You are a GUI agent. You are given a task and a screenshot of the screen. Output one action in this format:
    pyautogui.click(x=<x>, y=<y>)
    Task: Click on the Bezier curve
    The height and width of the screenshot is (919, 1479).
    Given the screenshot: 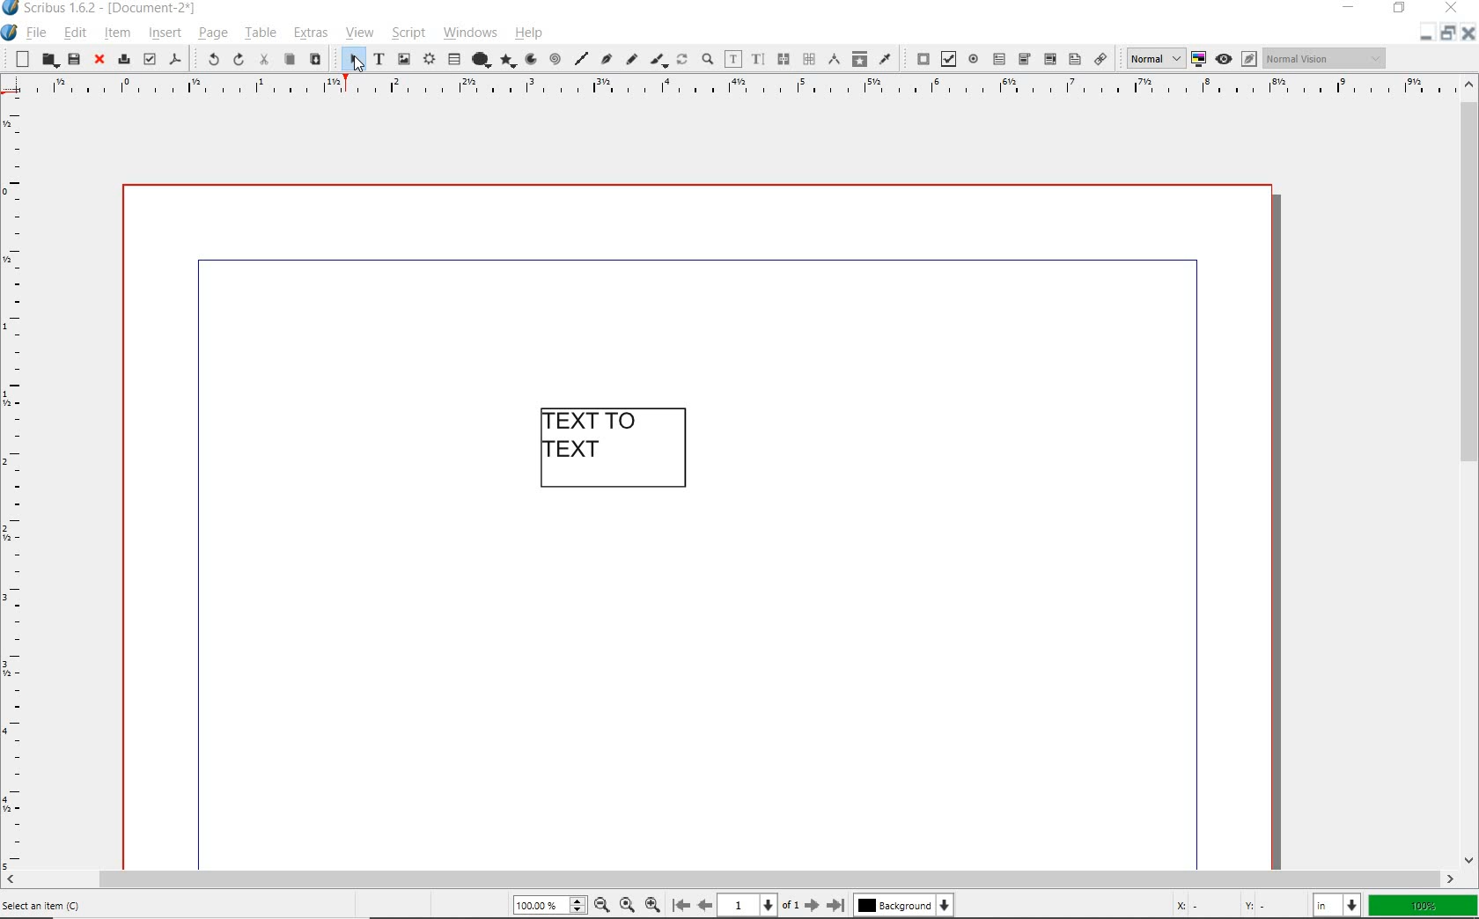 What is the action you would take?
    pyautogui.click(x=606, y=58)
    